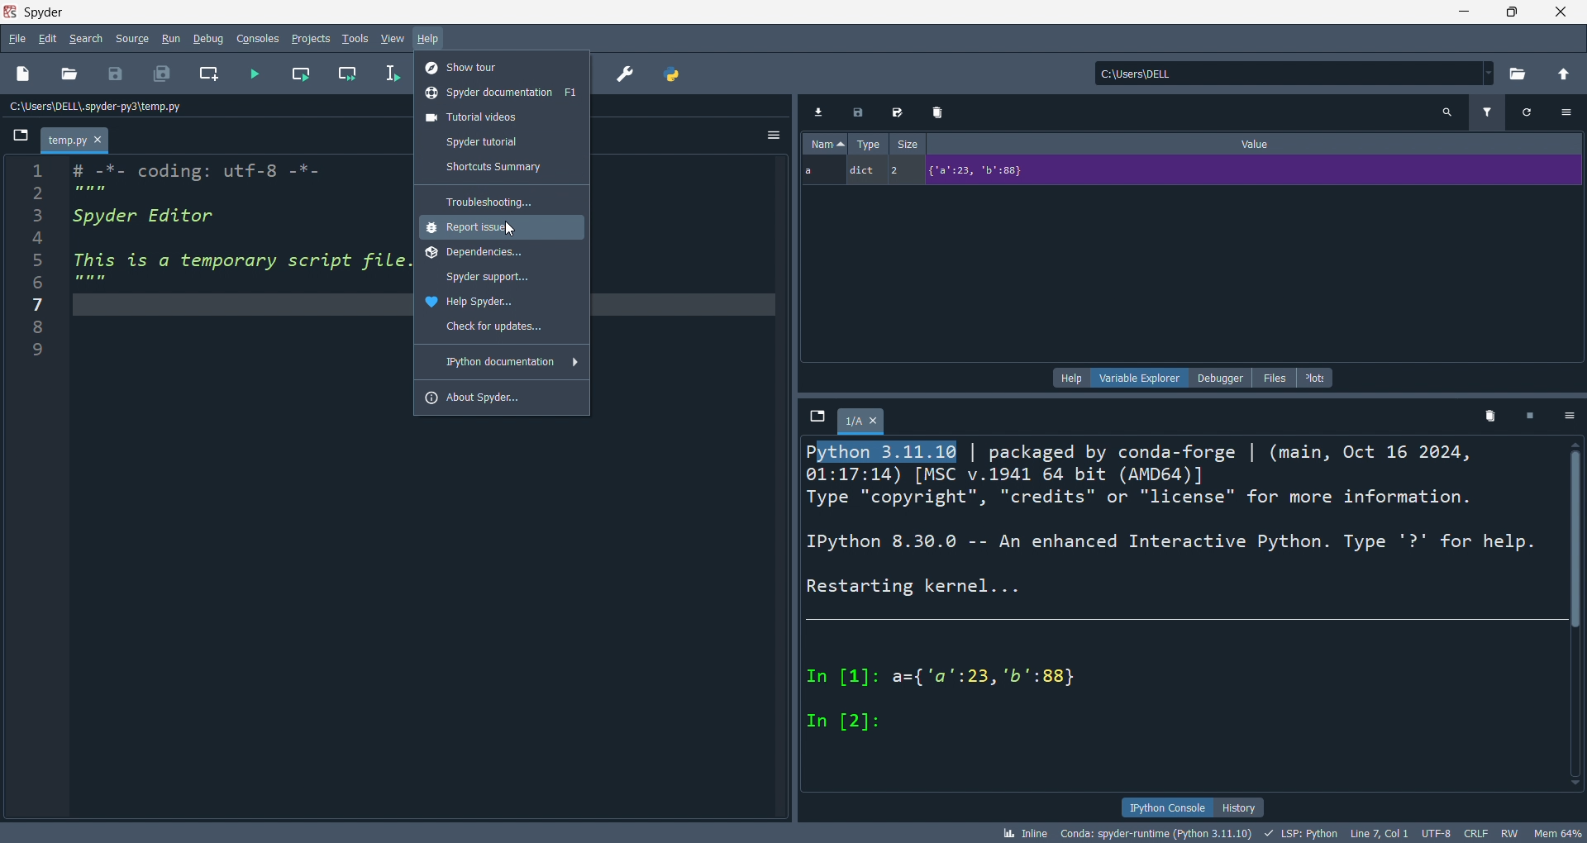 The image size is (1587, 843). What do you see at coordinates (861, 420) in the screenshot?
I see `1/A` at bounding box center [861, 420].